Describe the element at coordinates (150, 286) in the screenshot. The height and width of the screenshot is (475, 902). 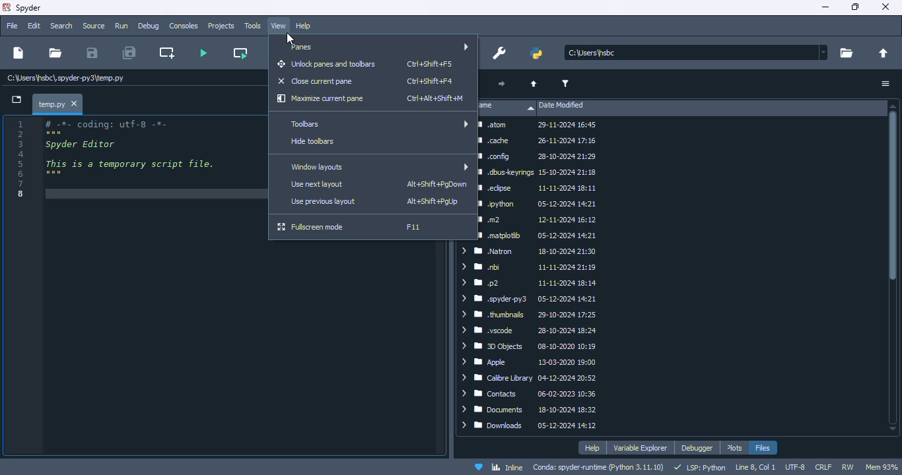
I see `editor` at that location.